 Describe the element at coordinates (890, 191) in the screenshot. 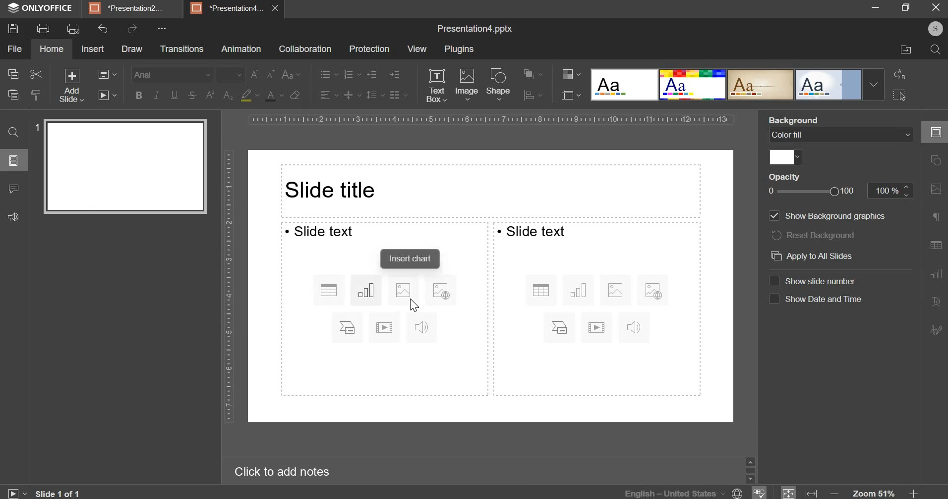

I see `opacity ` at that location.